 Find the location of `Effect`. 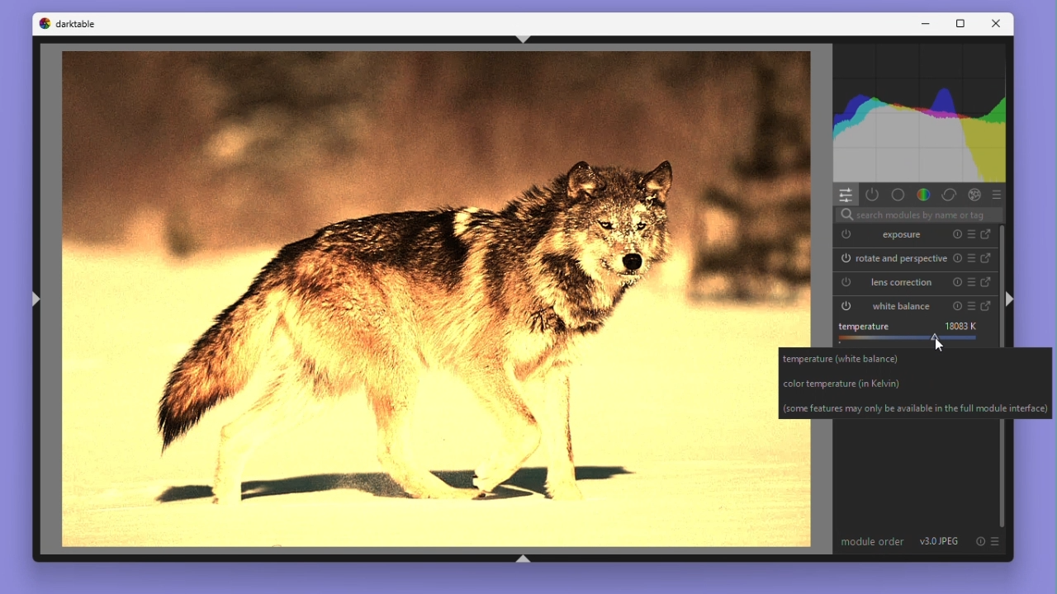

Effect is located at coordinates (975, 194).